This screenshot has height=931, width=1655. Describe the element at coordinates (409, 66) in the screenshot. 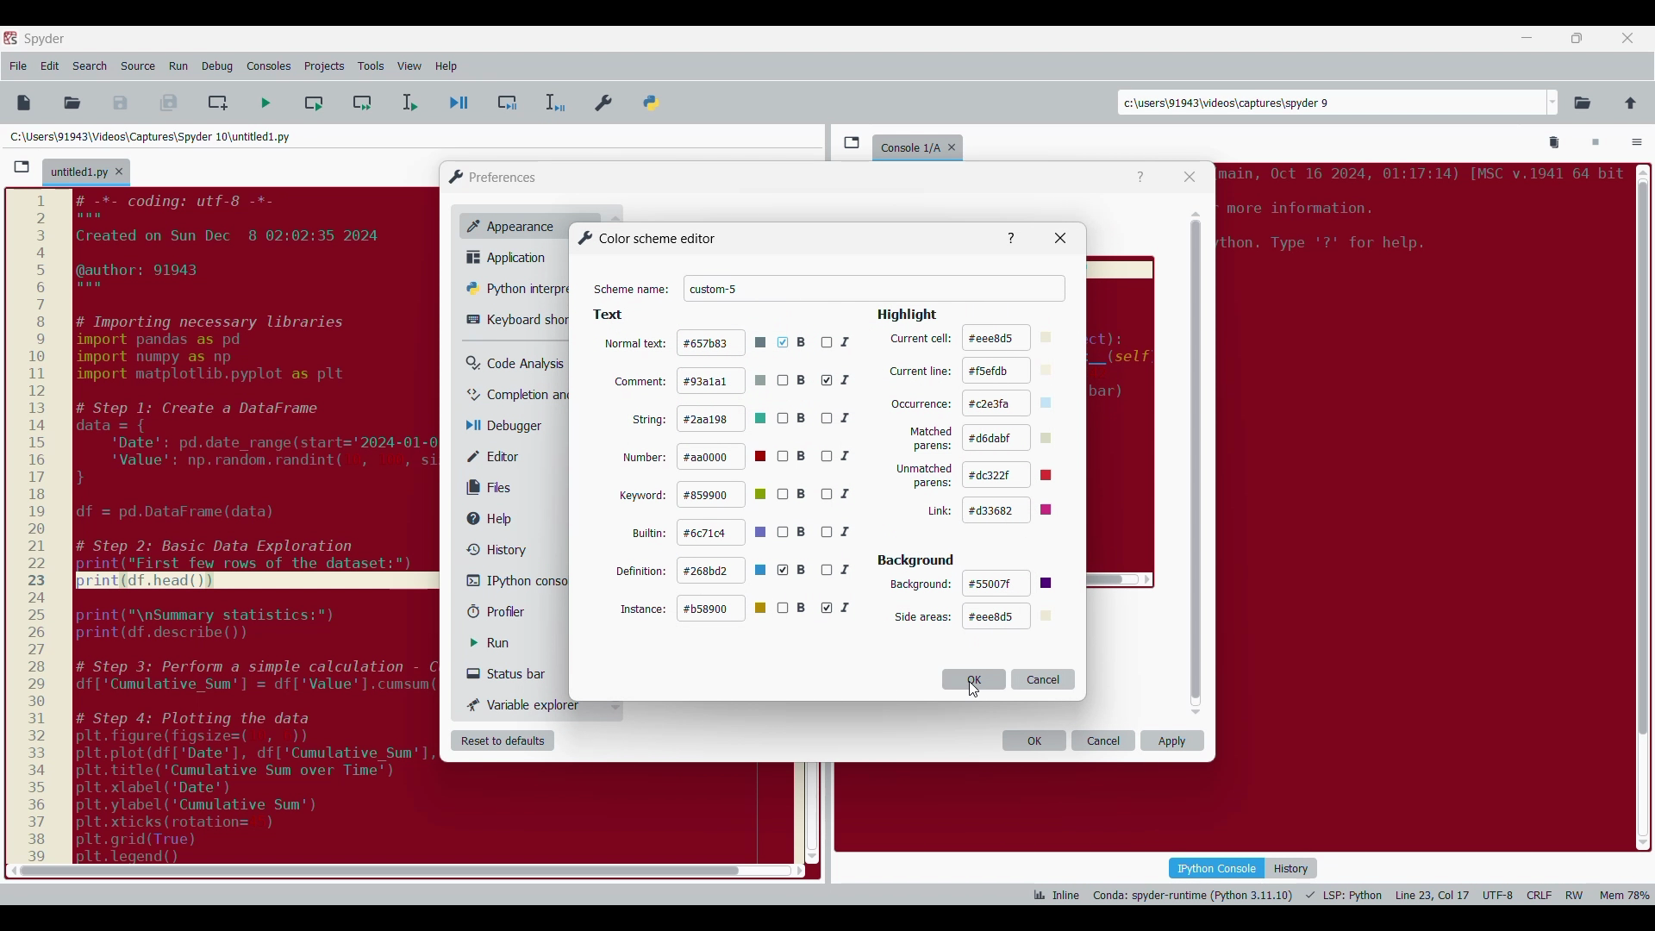

I see `View menu` at that location.